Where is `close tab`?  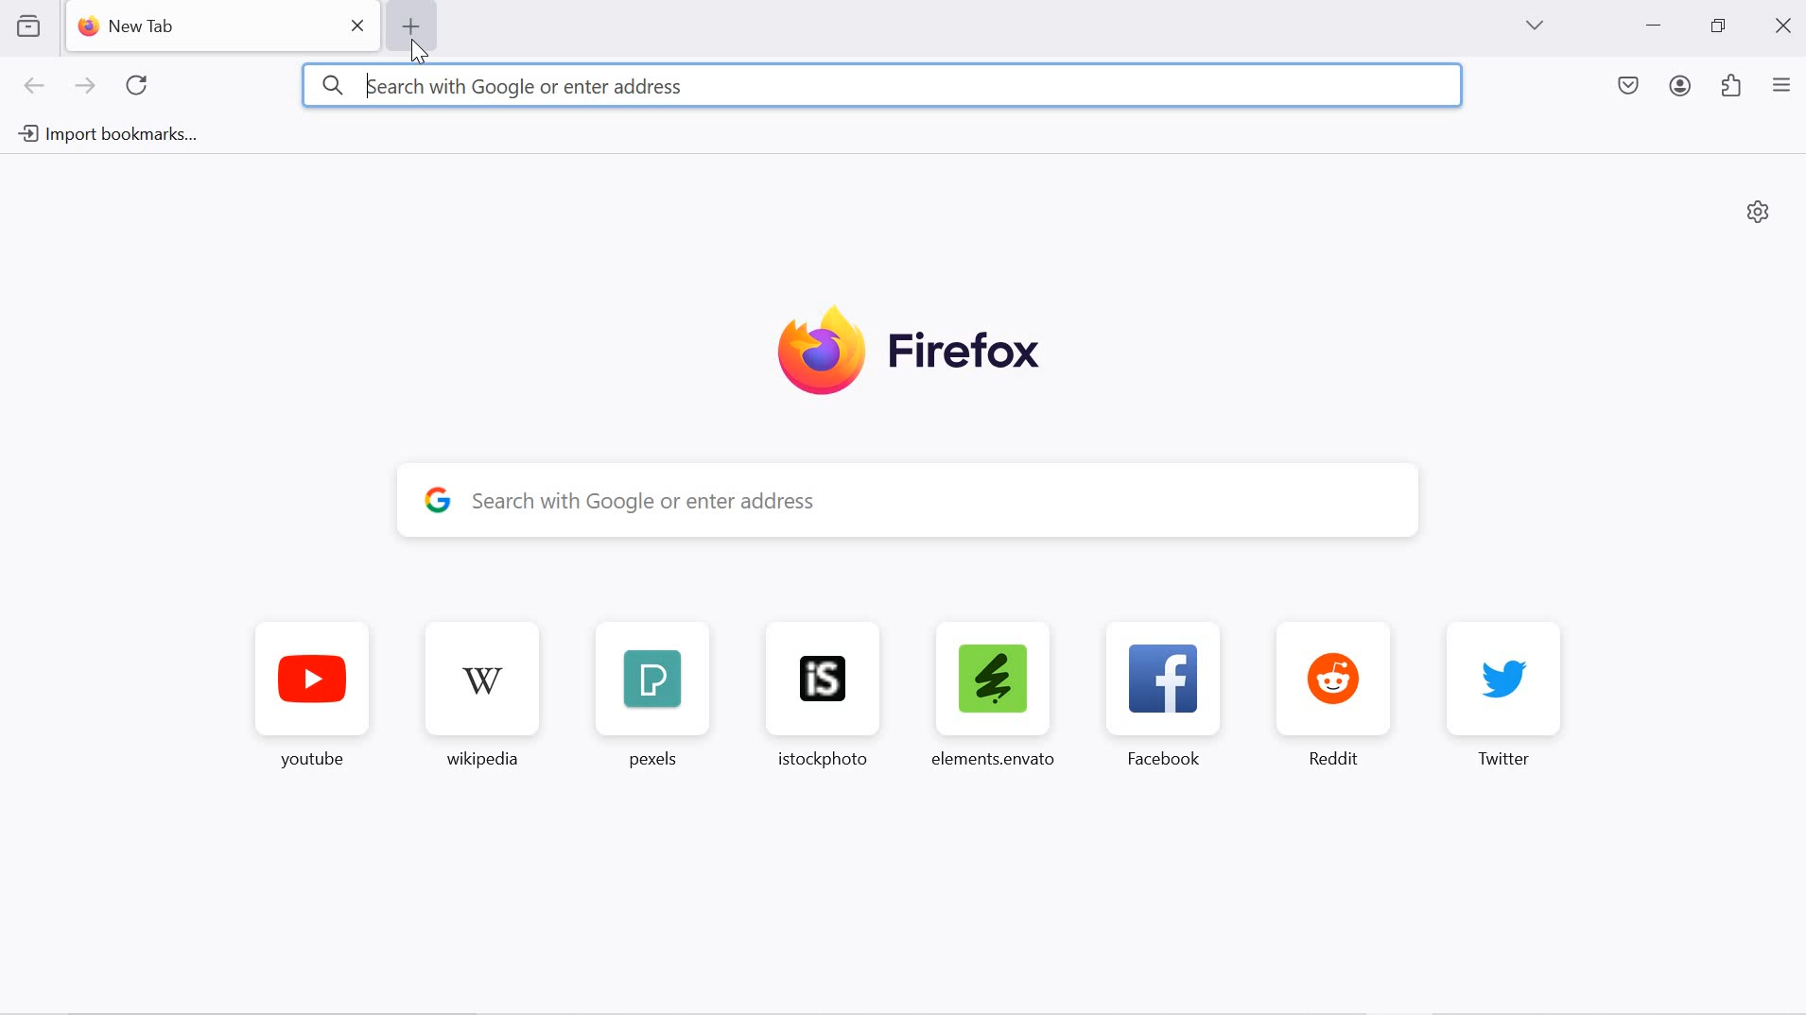 close tab is located at coordinates (359, 26).